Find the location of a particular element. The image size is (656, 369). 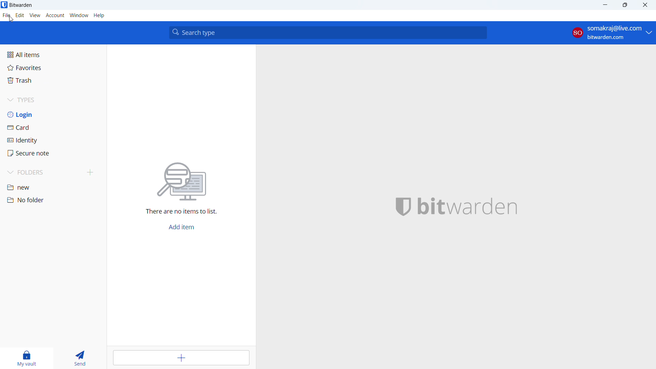

help is located at coordinates (99, 16).